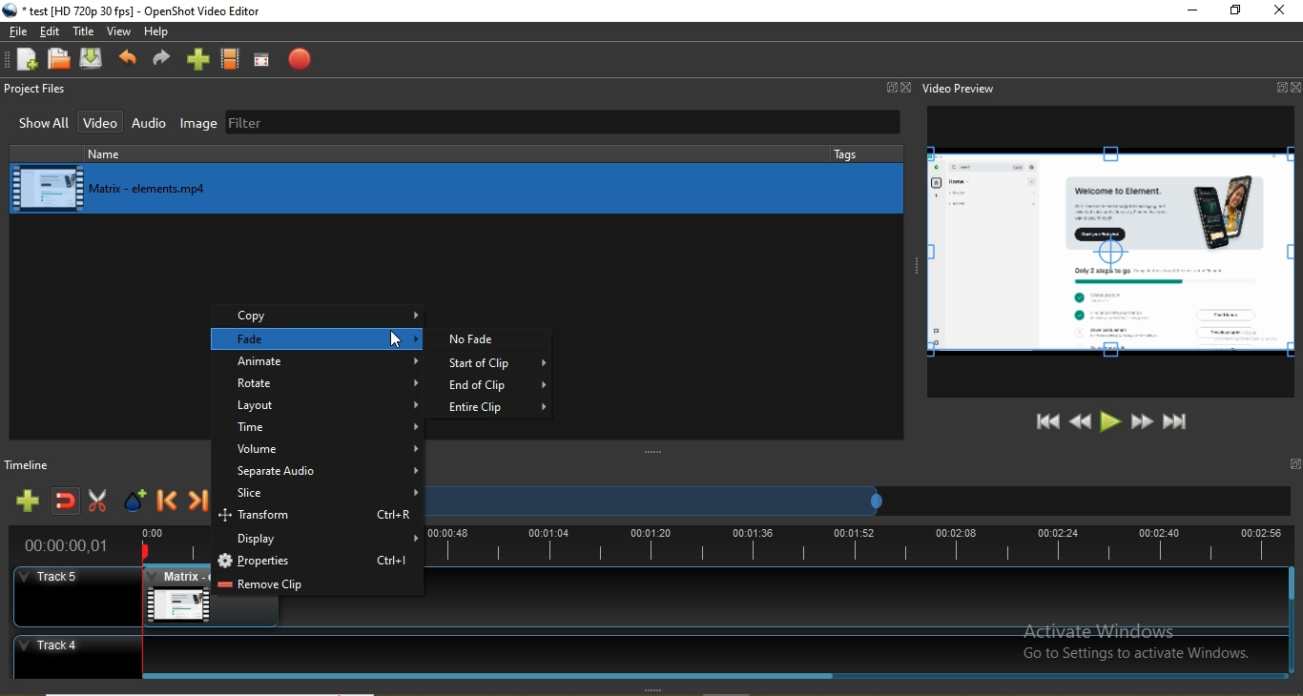 This screenshot has height=696, width=1303. I want to click on Restore, so click(1233, 10).